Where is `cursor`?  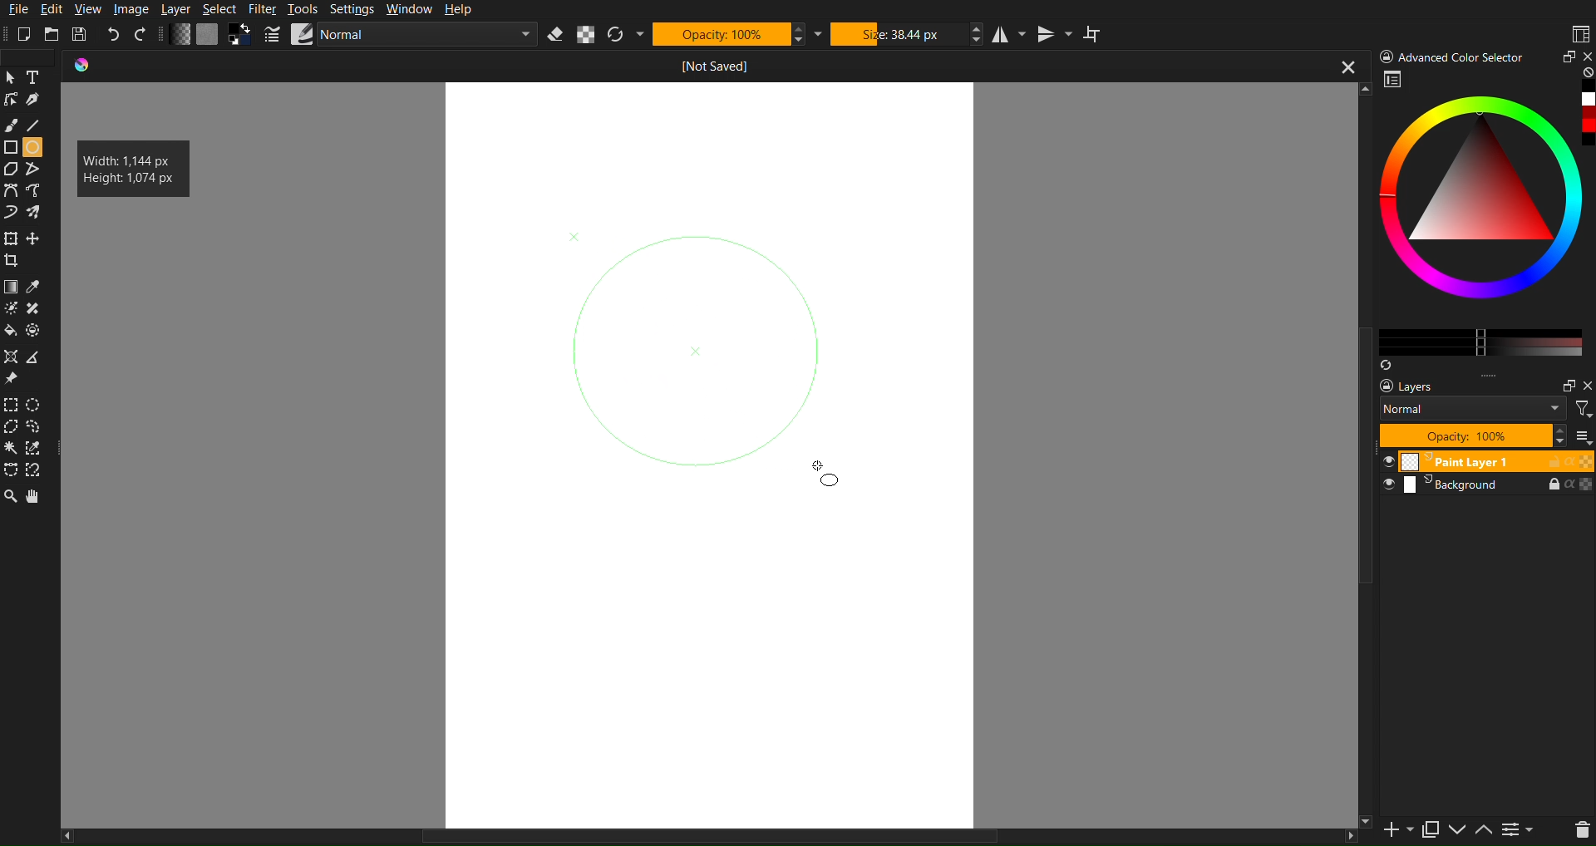
cursor is located at coordinates (10, 76).